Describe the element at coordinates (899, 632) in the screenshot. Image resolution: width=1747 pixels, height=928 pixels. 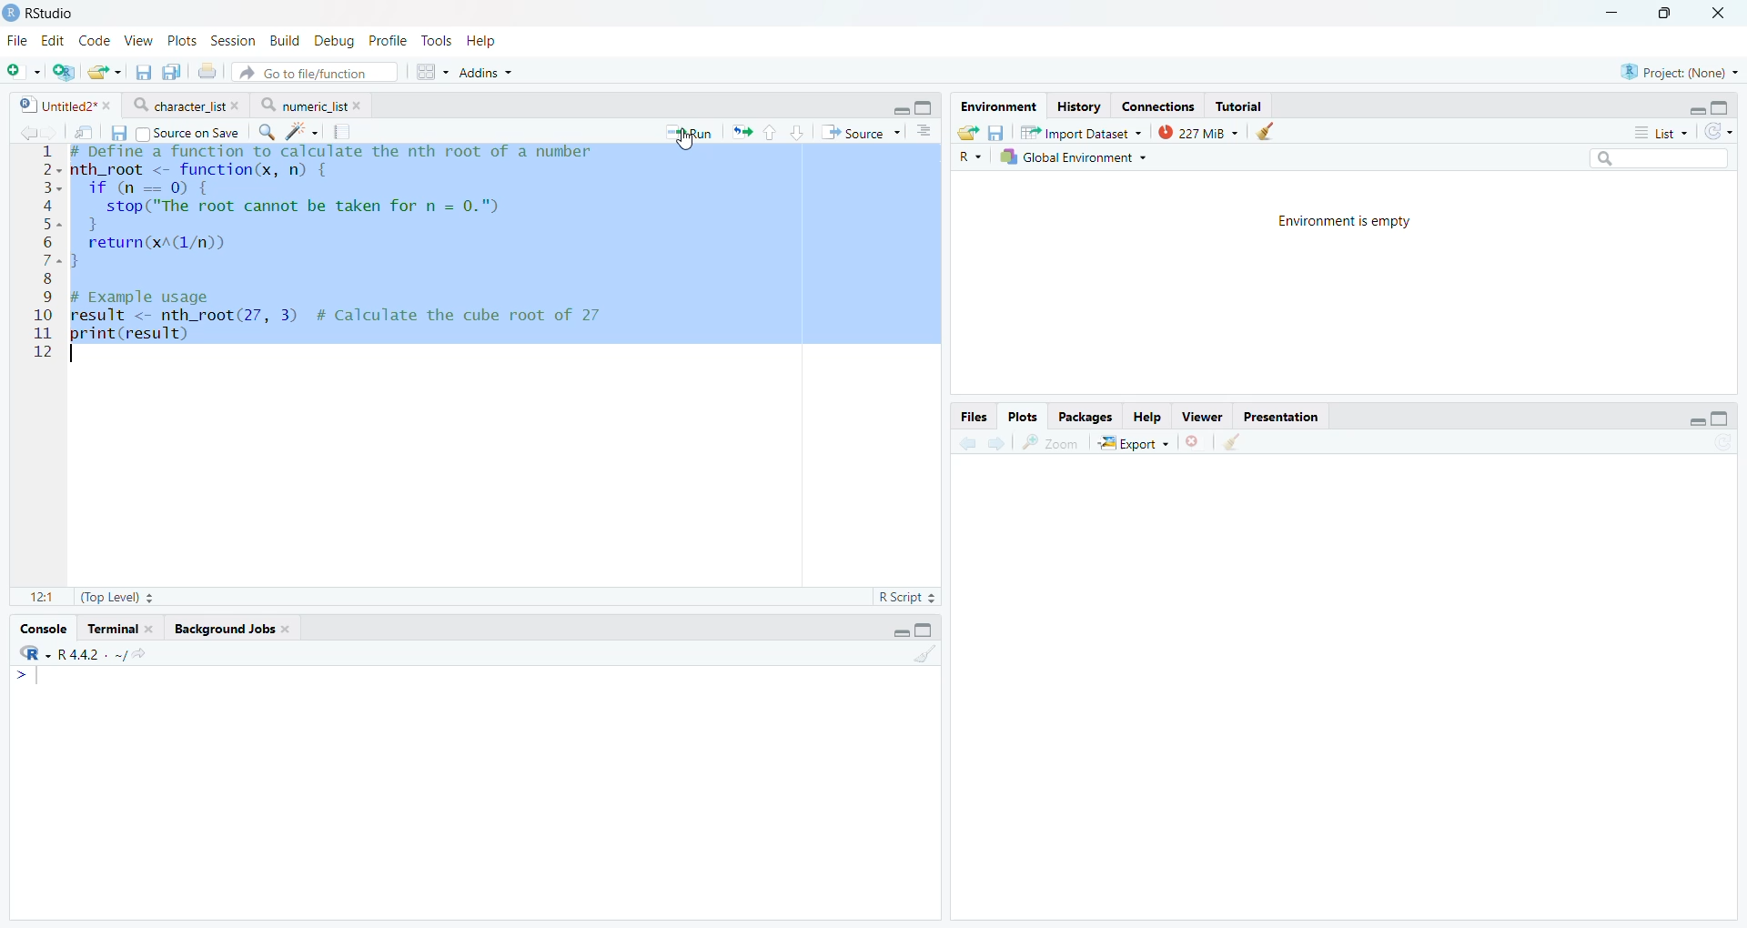
I see `Hide` at that location.